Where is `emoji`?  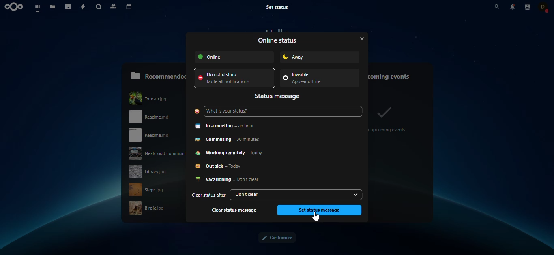
emoji is located at coordinates (196, 111).